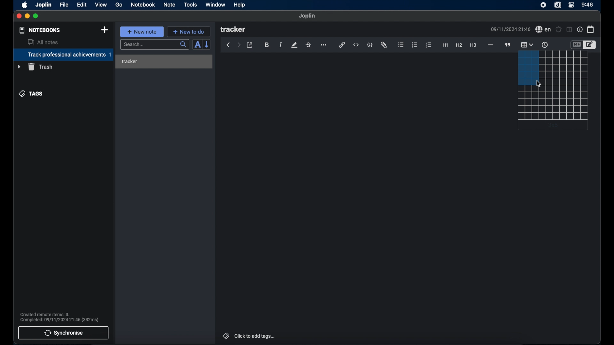  I want to click on tools, so click(191, 5).